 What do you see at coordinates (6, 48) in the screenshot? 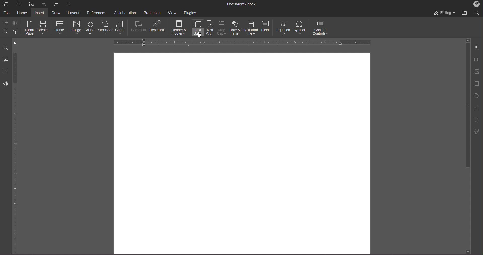
I see `Find` at bounding box center [6, 48].